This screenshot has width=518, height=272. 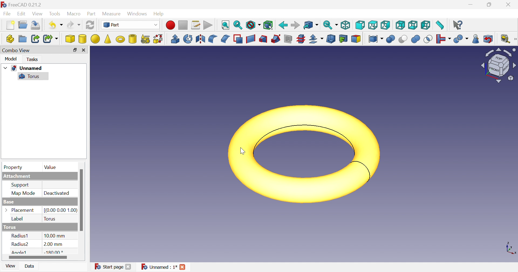 I want to click on Measure, so click(x=112, y=13).